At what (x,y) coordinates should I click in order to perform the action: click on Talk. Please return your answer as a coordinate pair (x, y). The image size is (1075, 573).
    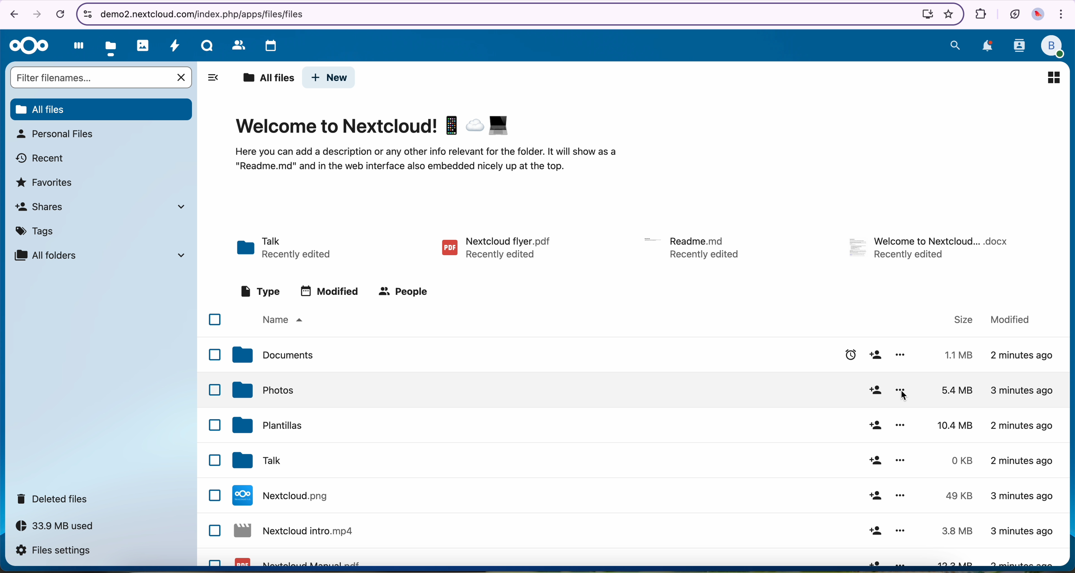
    Looking at the image, I should click on (207, 45).